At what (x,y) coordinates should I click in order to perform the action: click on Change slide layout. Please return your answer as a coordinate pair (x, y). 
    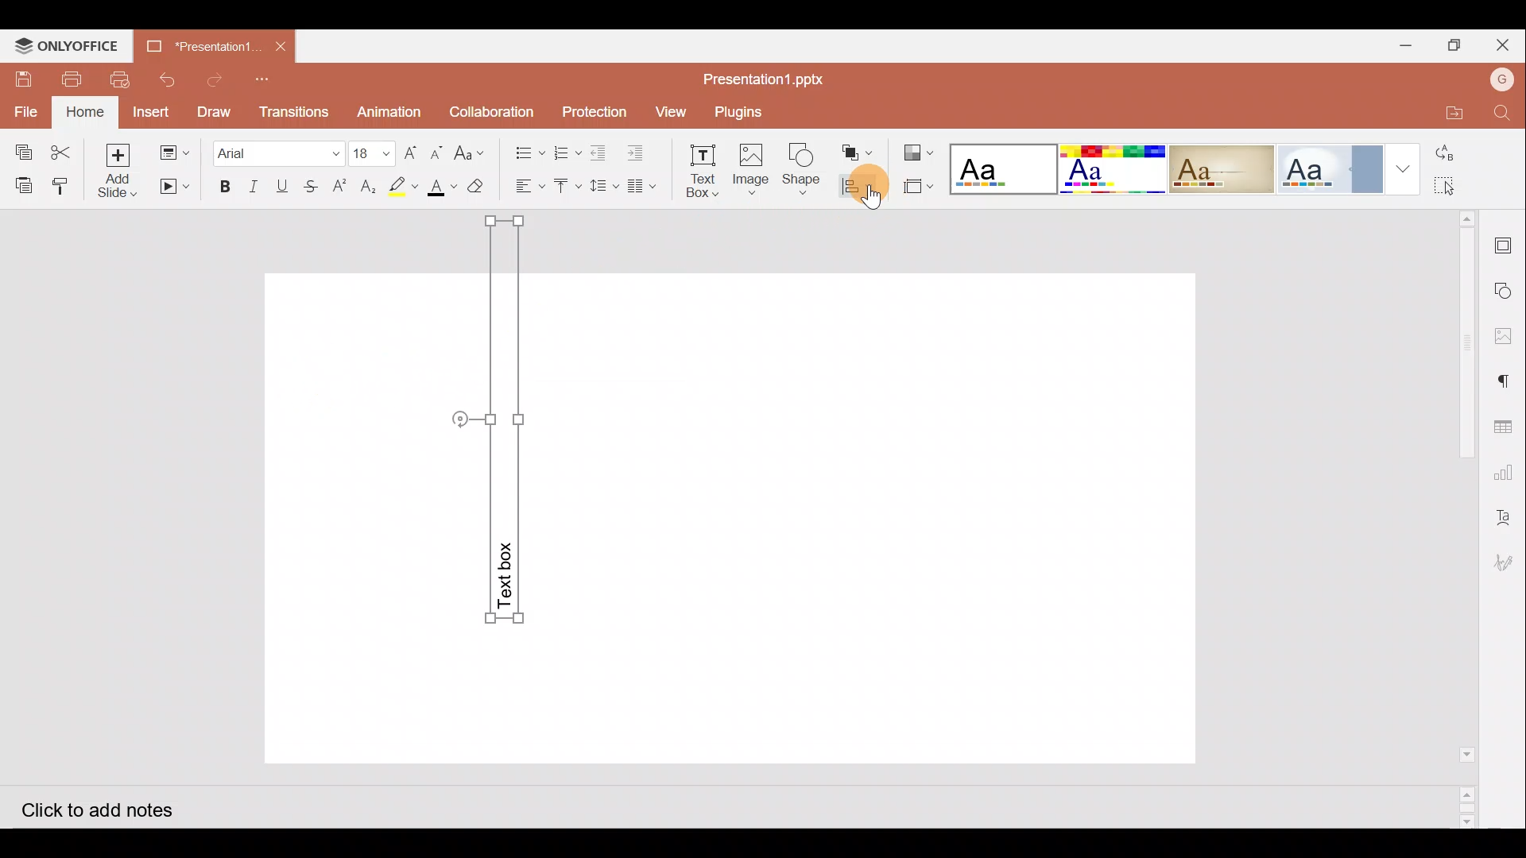
    Looking at the image, I should click on (176, 150).